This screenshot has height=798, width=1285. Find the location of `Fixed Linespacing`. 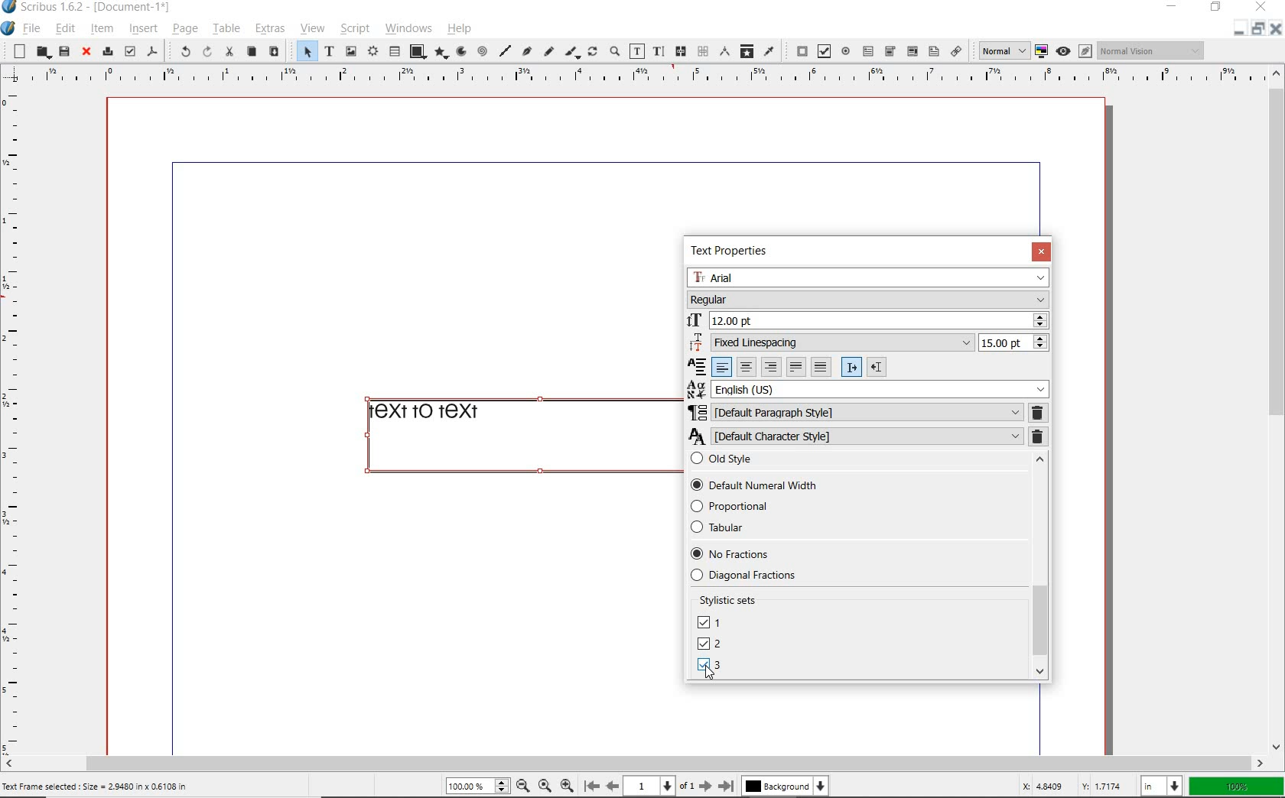

Fixed Linespacing is located at coordinates (830, 342).